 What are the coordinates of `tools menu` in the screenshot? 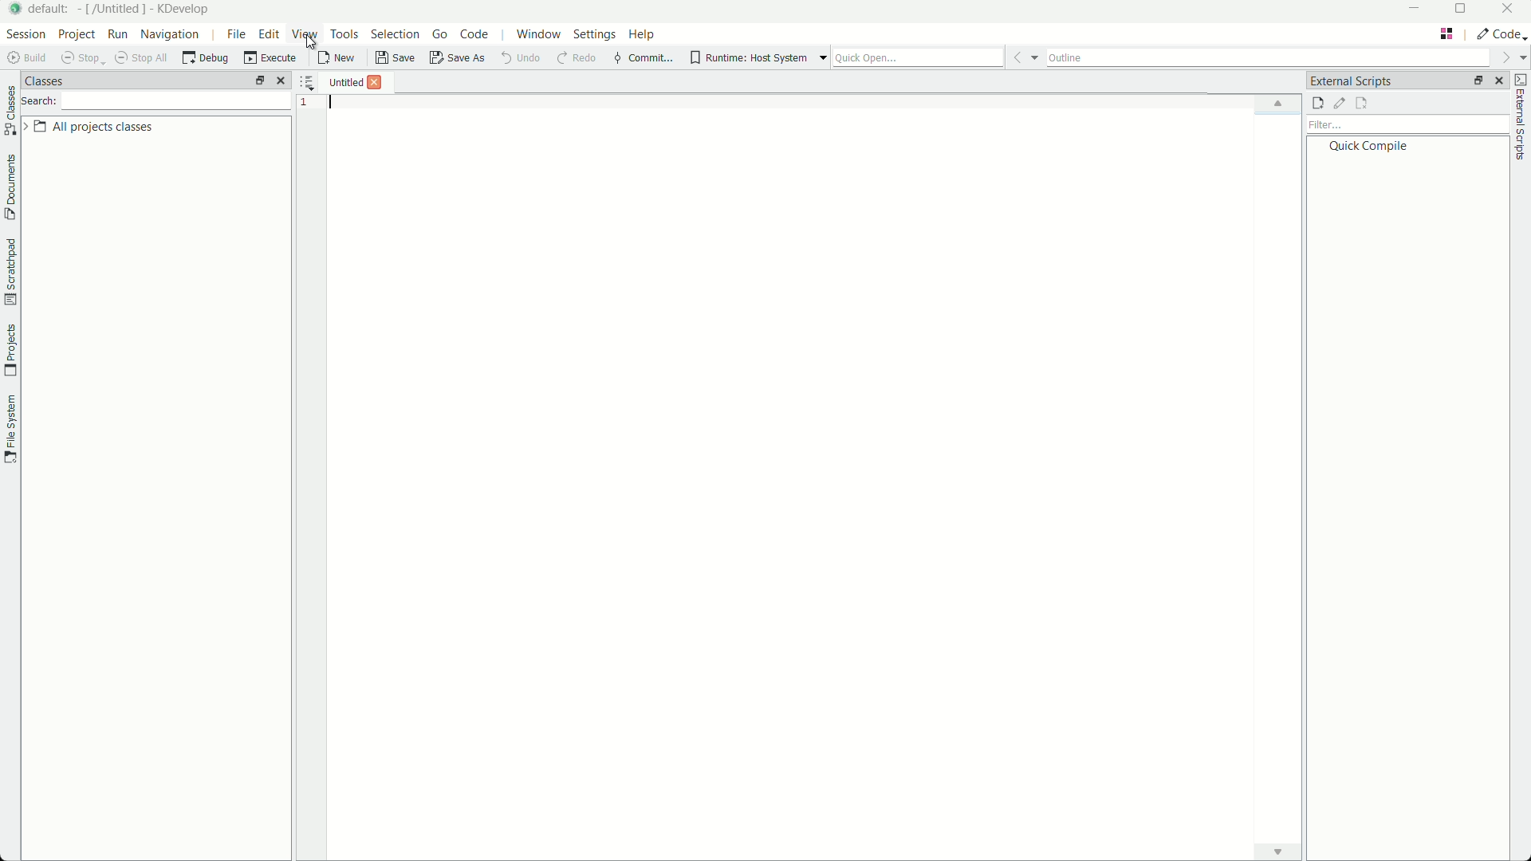 It's located at (346, 33).